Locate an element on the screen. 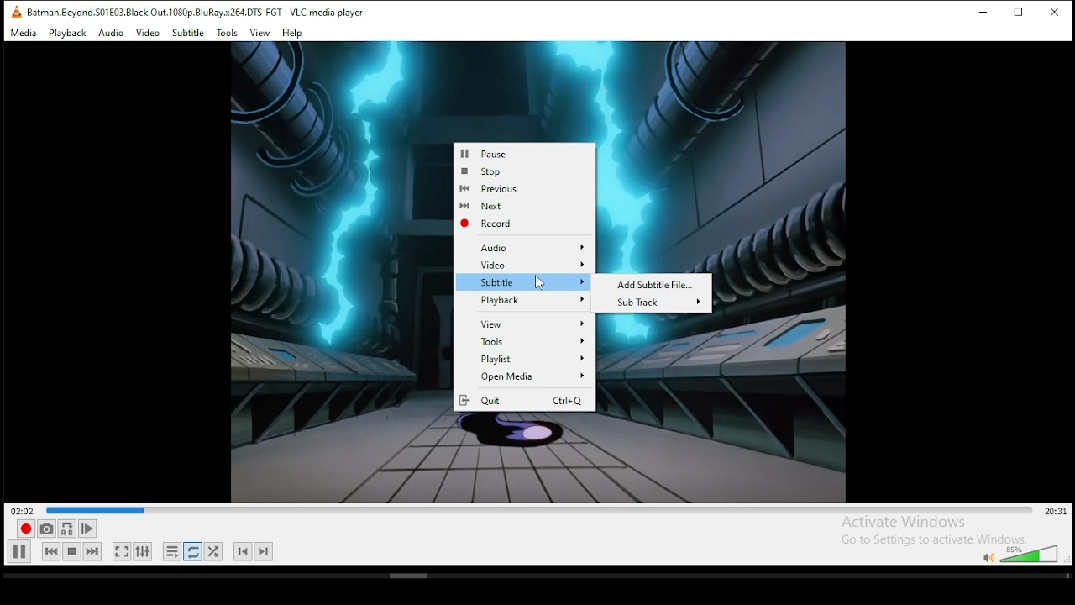  Next is located at coordinates (521, 207).